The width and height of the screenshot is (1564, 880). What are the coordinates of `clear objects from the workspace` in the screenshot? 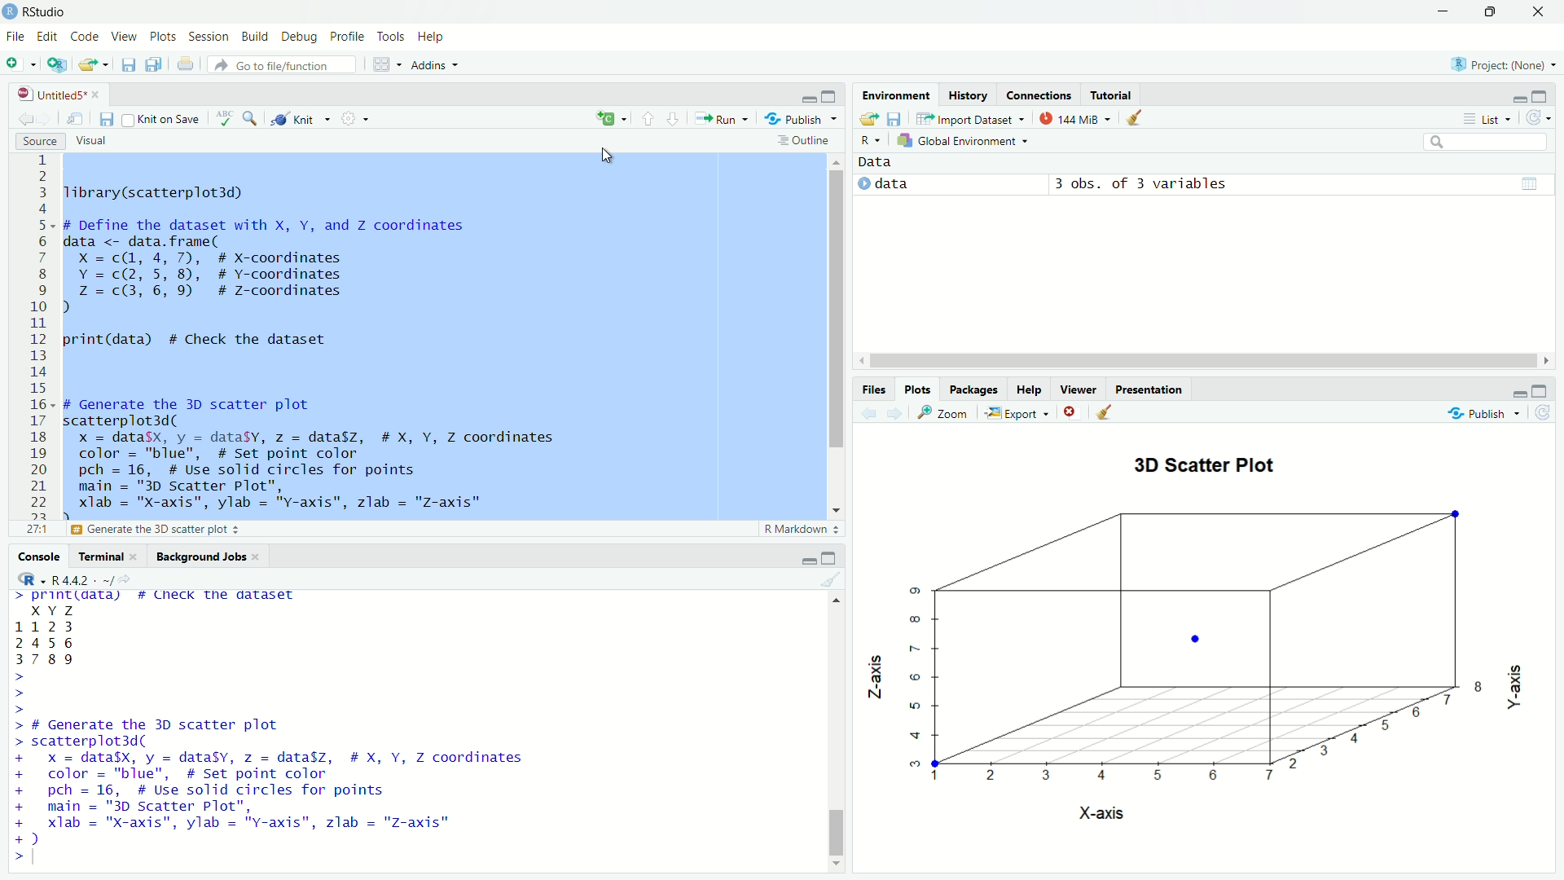 It's located at (1136, 119).